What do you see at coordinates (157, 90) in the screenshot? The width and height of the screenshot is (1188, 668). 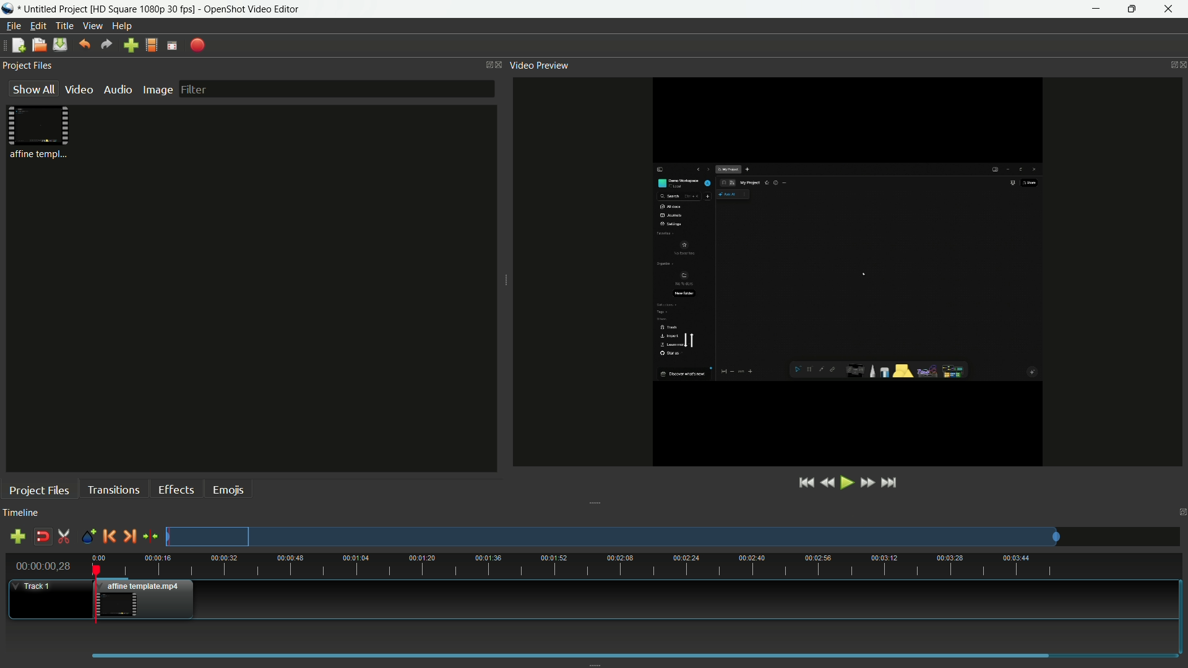 I see `image` at bounding box center [157, 90].